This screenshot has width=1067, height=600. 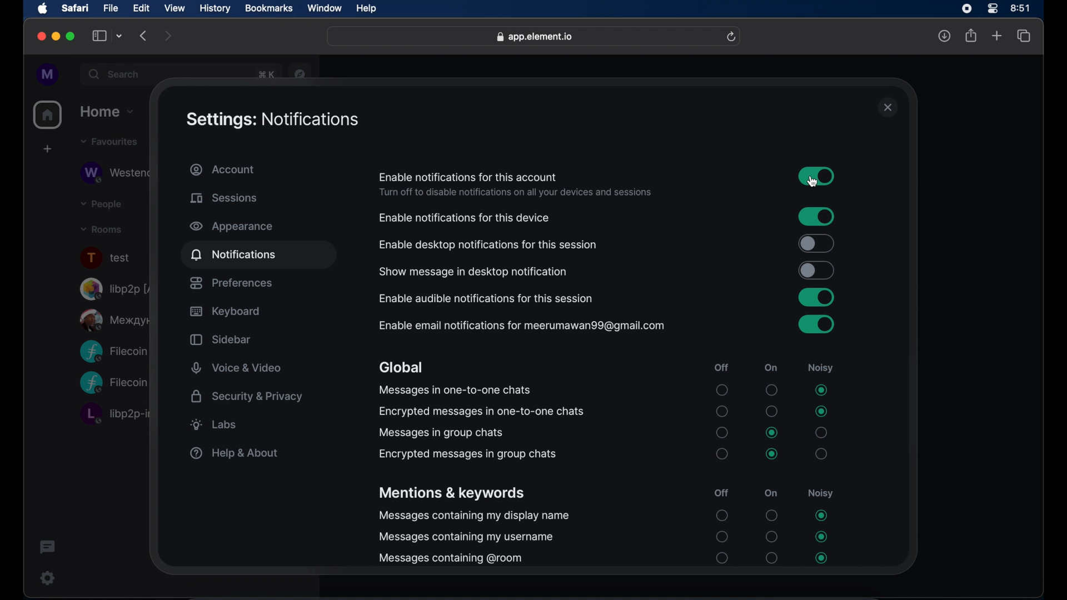 What do you see at coordinates (722, 454) in the screenshot?
I see `radio button` at bounding box center [722, 454].